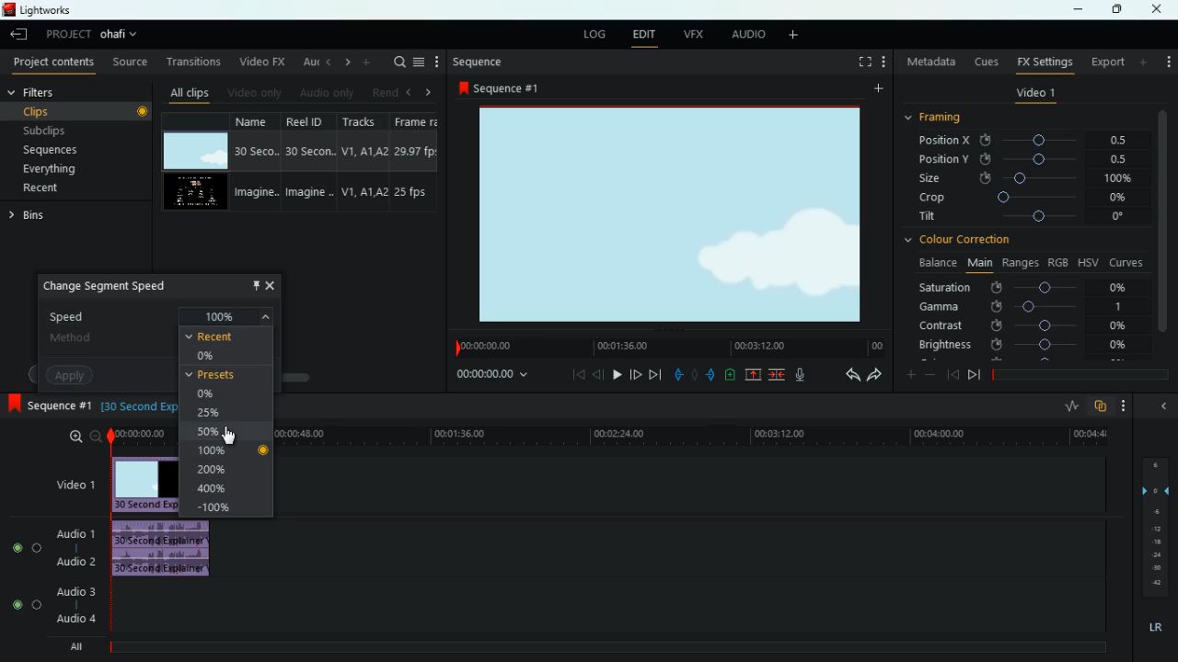  Describe the element at coordinates (1126, 261) in the screenshot. I see `curves` at that location.